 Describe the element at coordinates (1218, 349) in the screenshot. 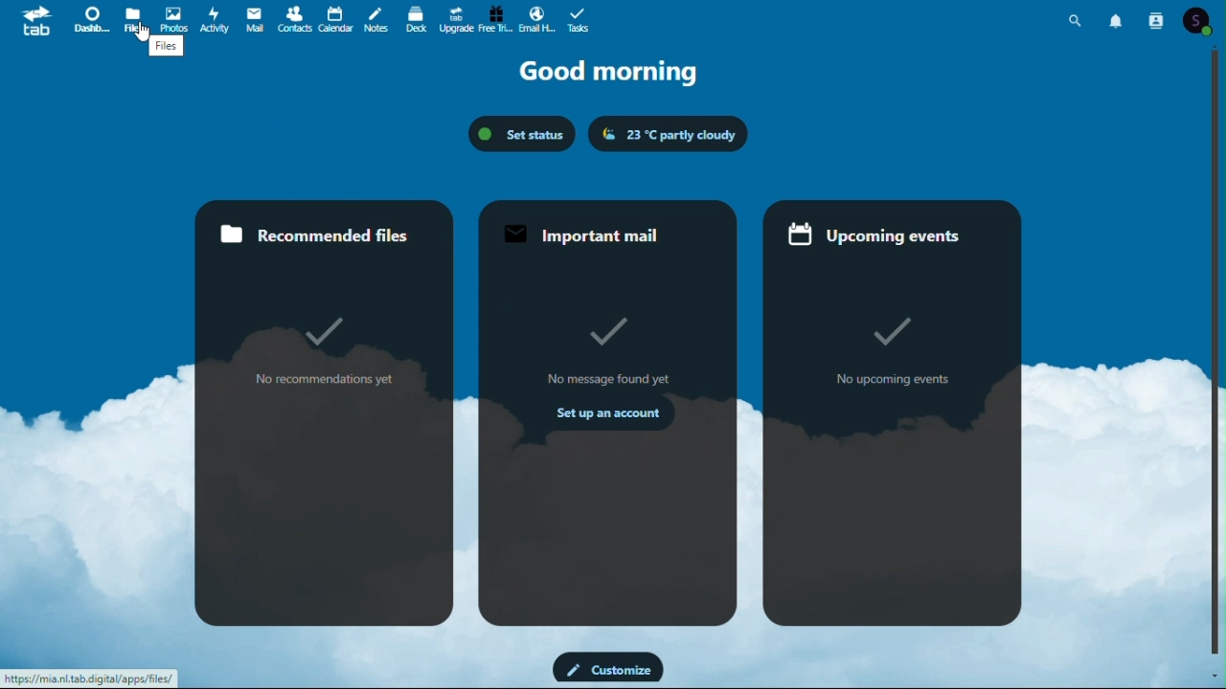

I see `Vertical scroll bar` at that location.